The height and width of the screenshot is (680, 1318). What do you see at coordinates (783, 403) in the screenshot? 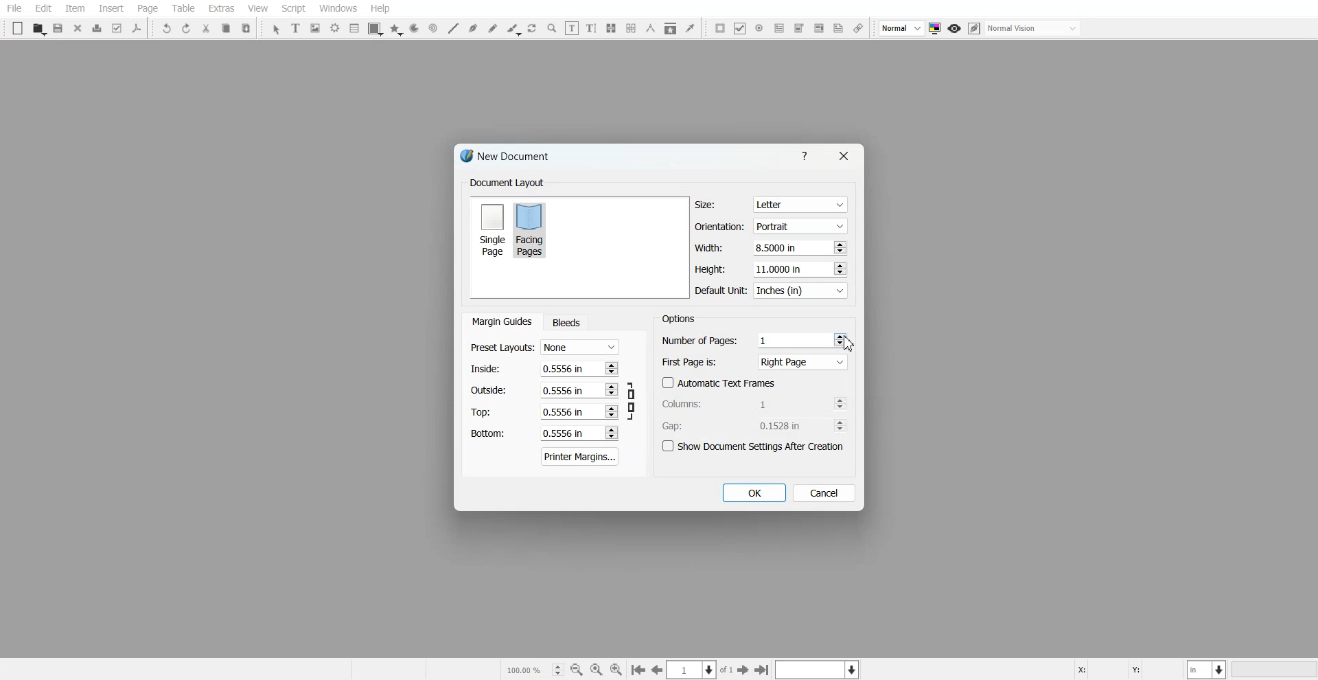
I see `1` at bounding box center [783, 403].